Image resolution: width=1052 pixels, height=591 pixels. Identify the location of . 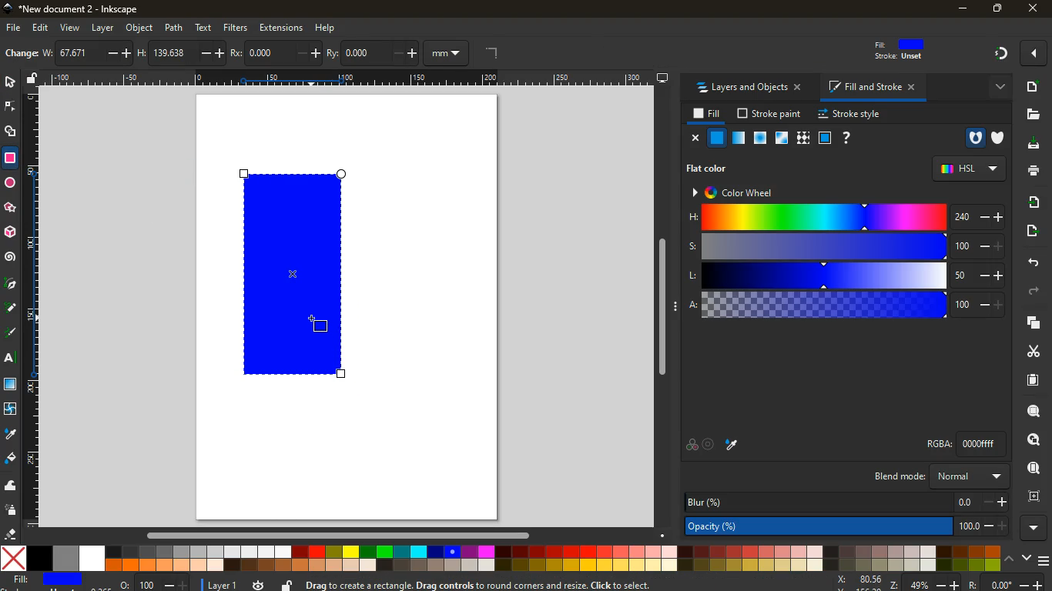
(10, 185).